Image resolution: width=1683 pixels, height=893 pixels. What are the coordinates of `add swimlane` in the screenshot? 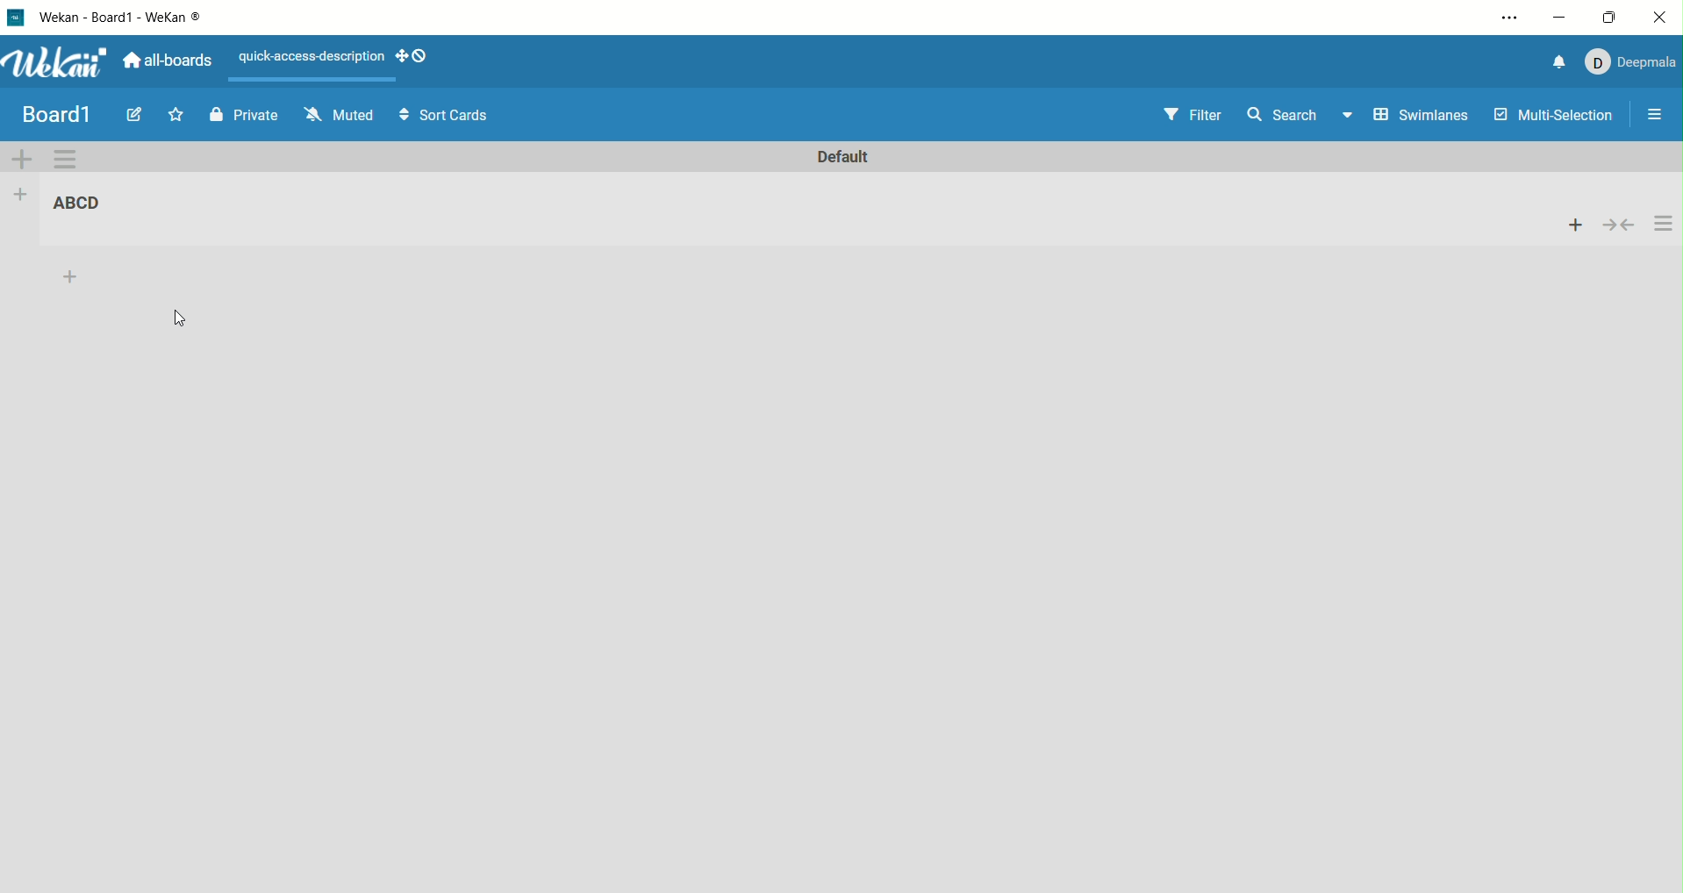 It's located at (22, 158).